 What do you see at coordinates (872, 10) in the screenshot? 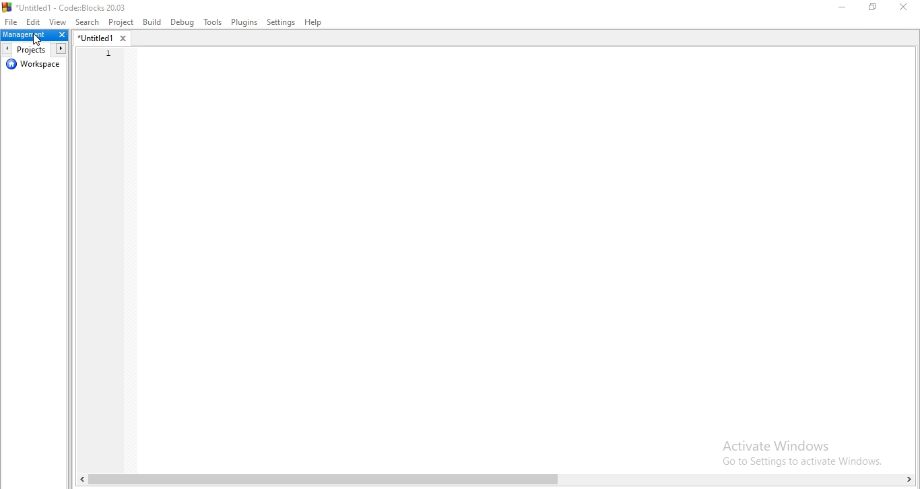
I see `Restore` at bounding box center [872, 10].